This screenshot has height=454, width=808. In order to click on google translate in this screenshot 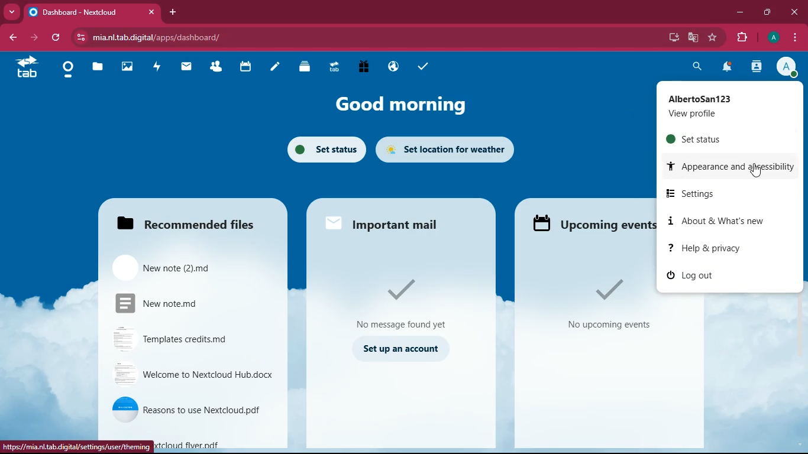, I will do `click(692, 38)`.